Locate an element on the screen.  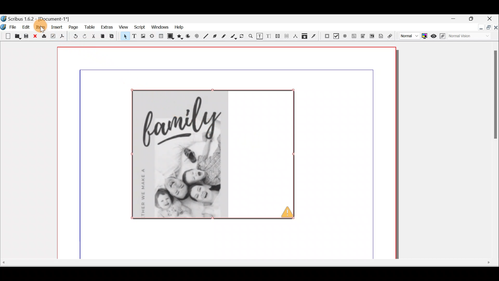
Line is located at coordinates (206, 36).